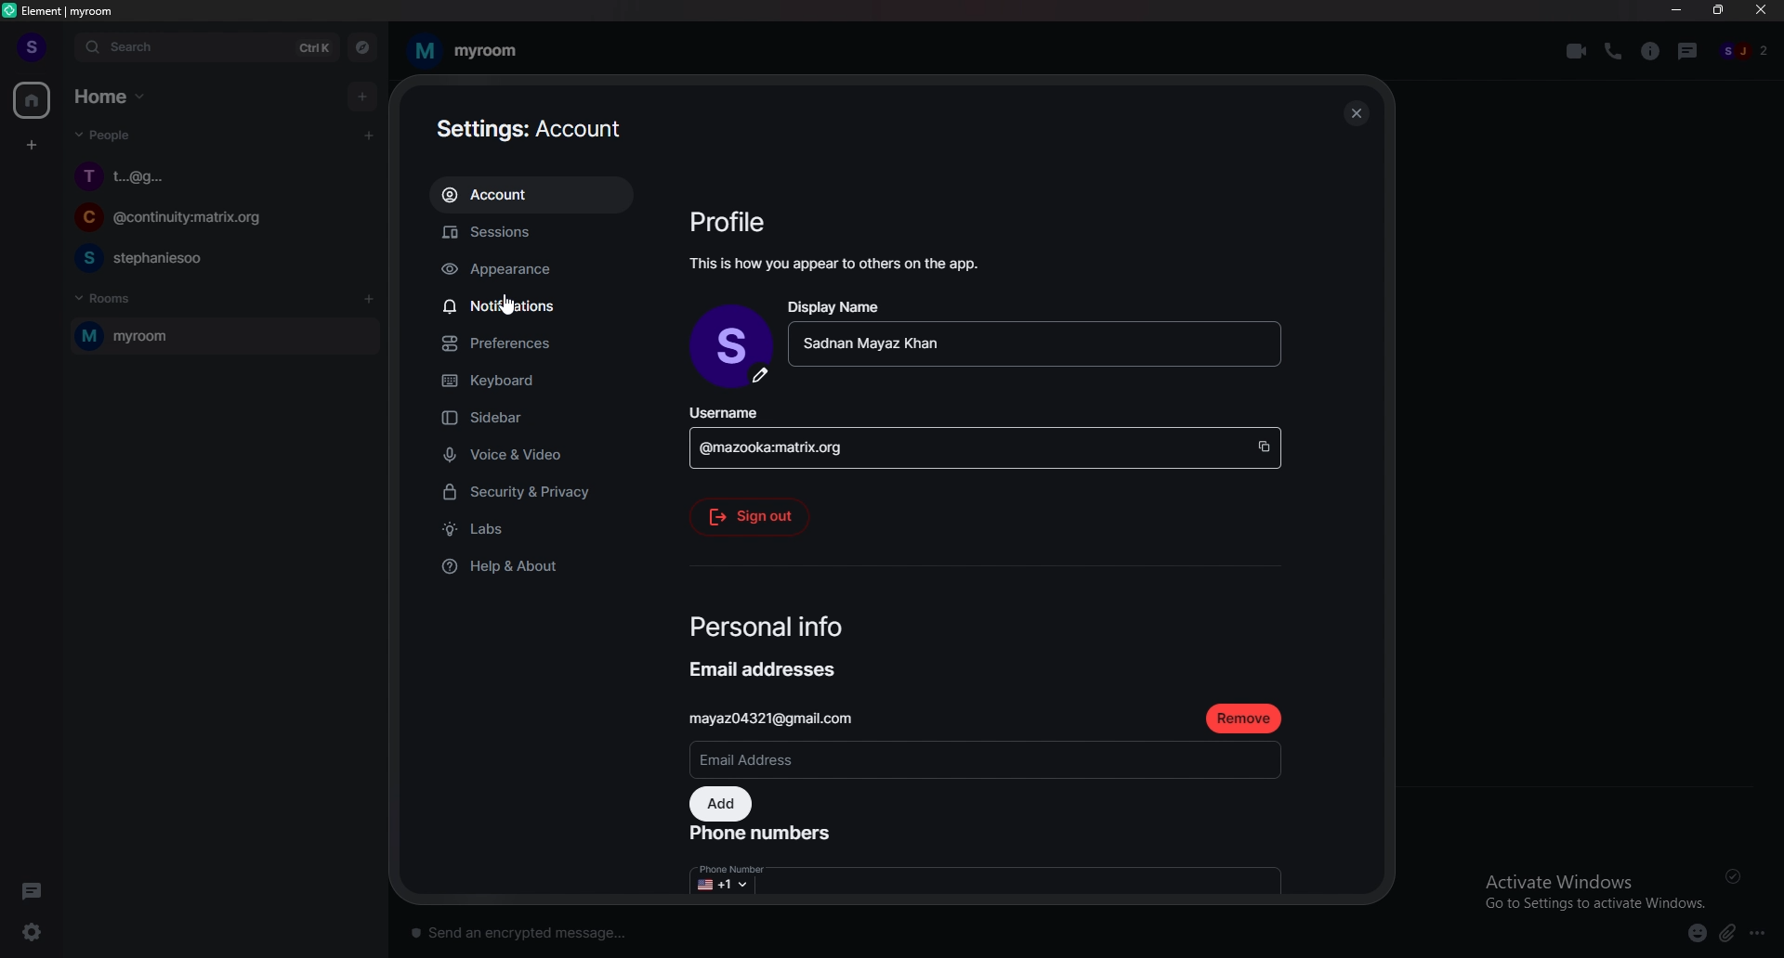 Image resolution: width=1784 pixels, height=958 pixels. Describe the element at coordinates (33, 888) in the screenshot. I see `thread` at that location.